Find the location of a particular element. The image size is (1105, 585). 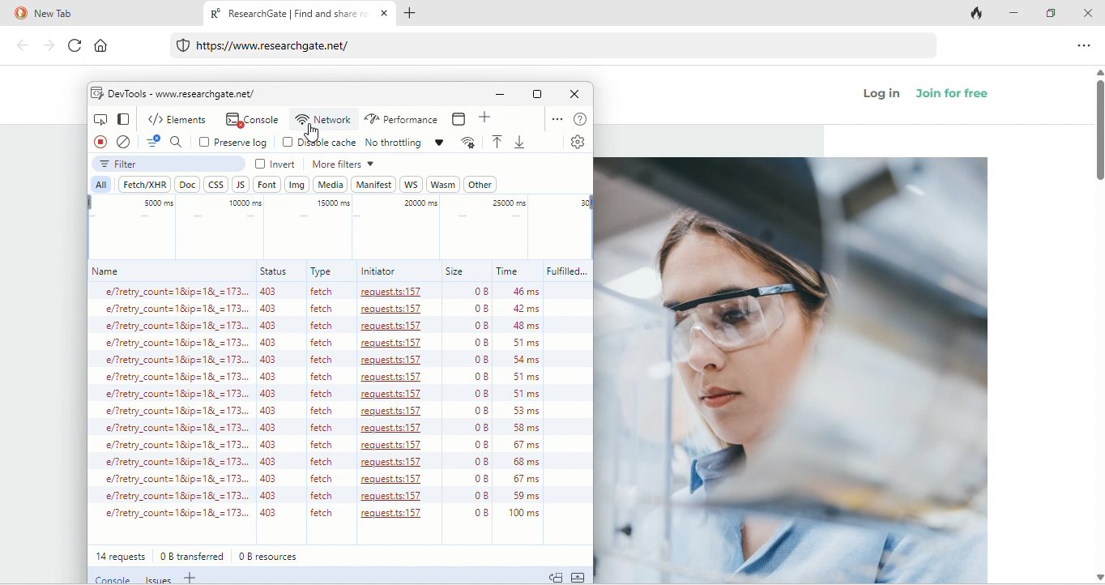

back is located at coordinates (23, 47).